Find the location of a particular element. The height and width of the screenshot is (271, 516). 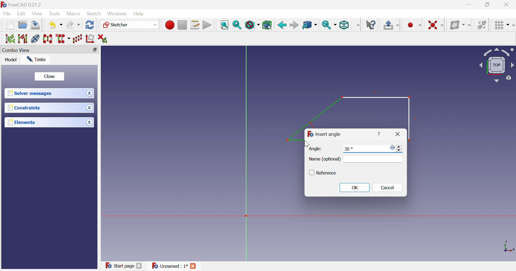

30 ° is located at coordinates (349, 149).